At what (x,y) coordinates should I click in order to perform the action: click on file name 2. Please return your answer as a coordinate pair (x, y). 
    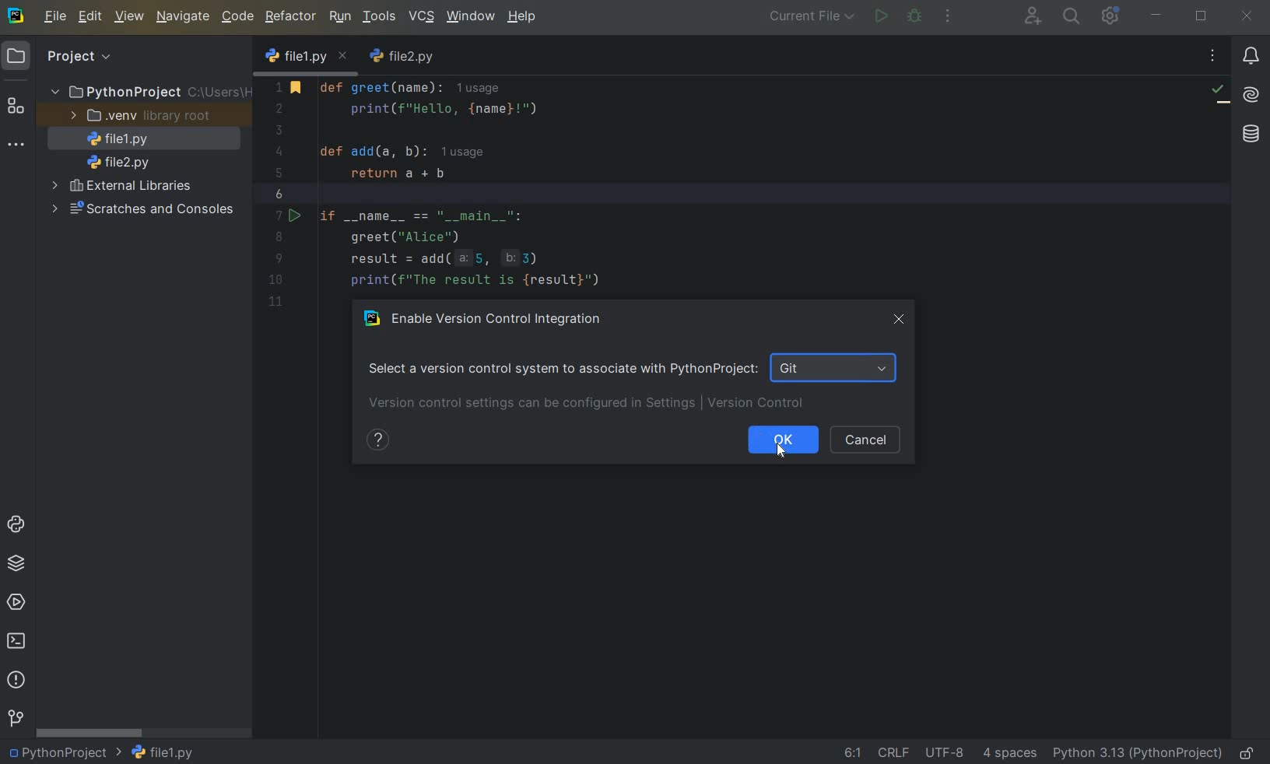
    Looking at the image, I should click on (405, 58).